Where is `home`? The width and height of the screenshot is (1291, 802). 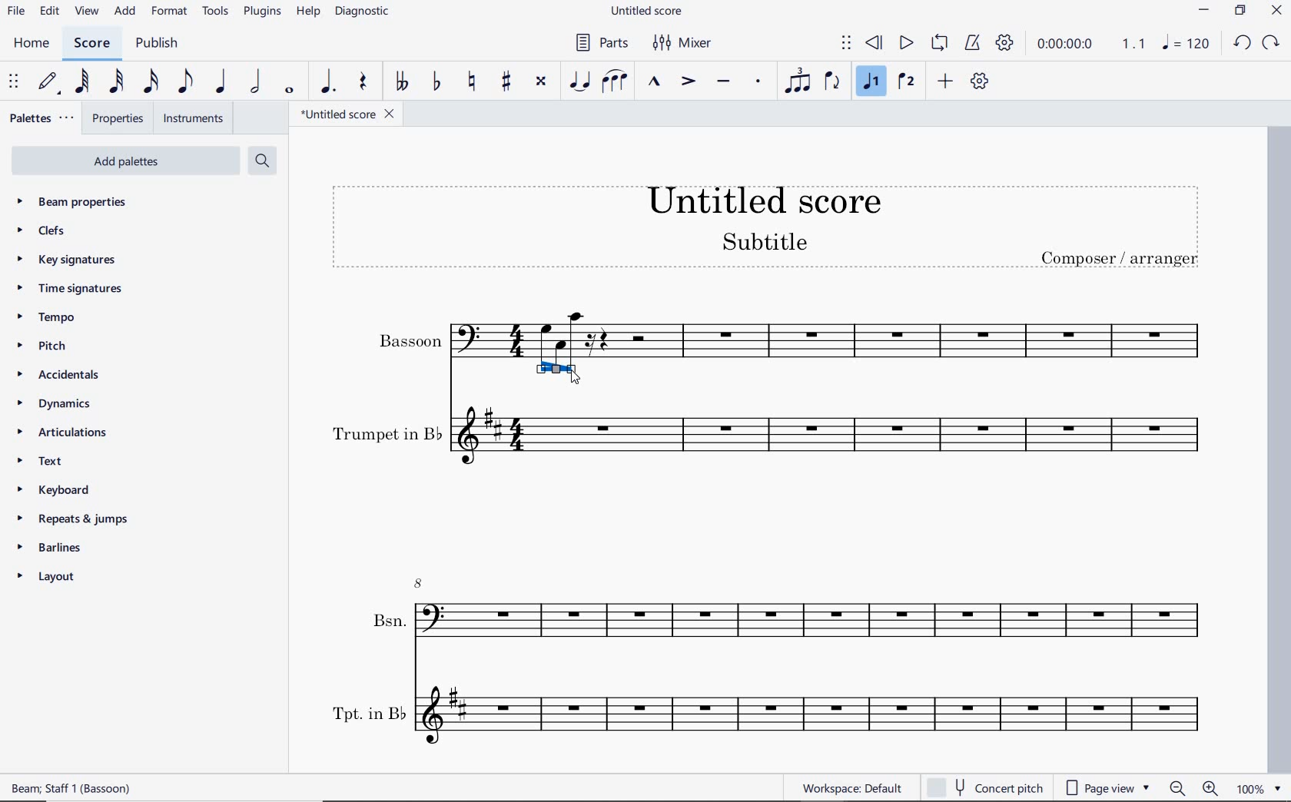 home is located at coordinates (28, 44).